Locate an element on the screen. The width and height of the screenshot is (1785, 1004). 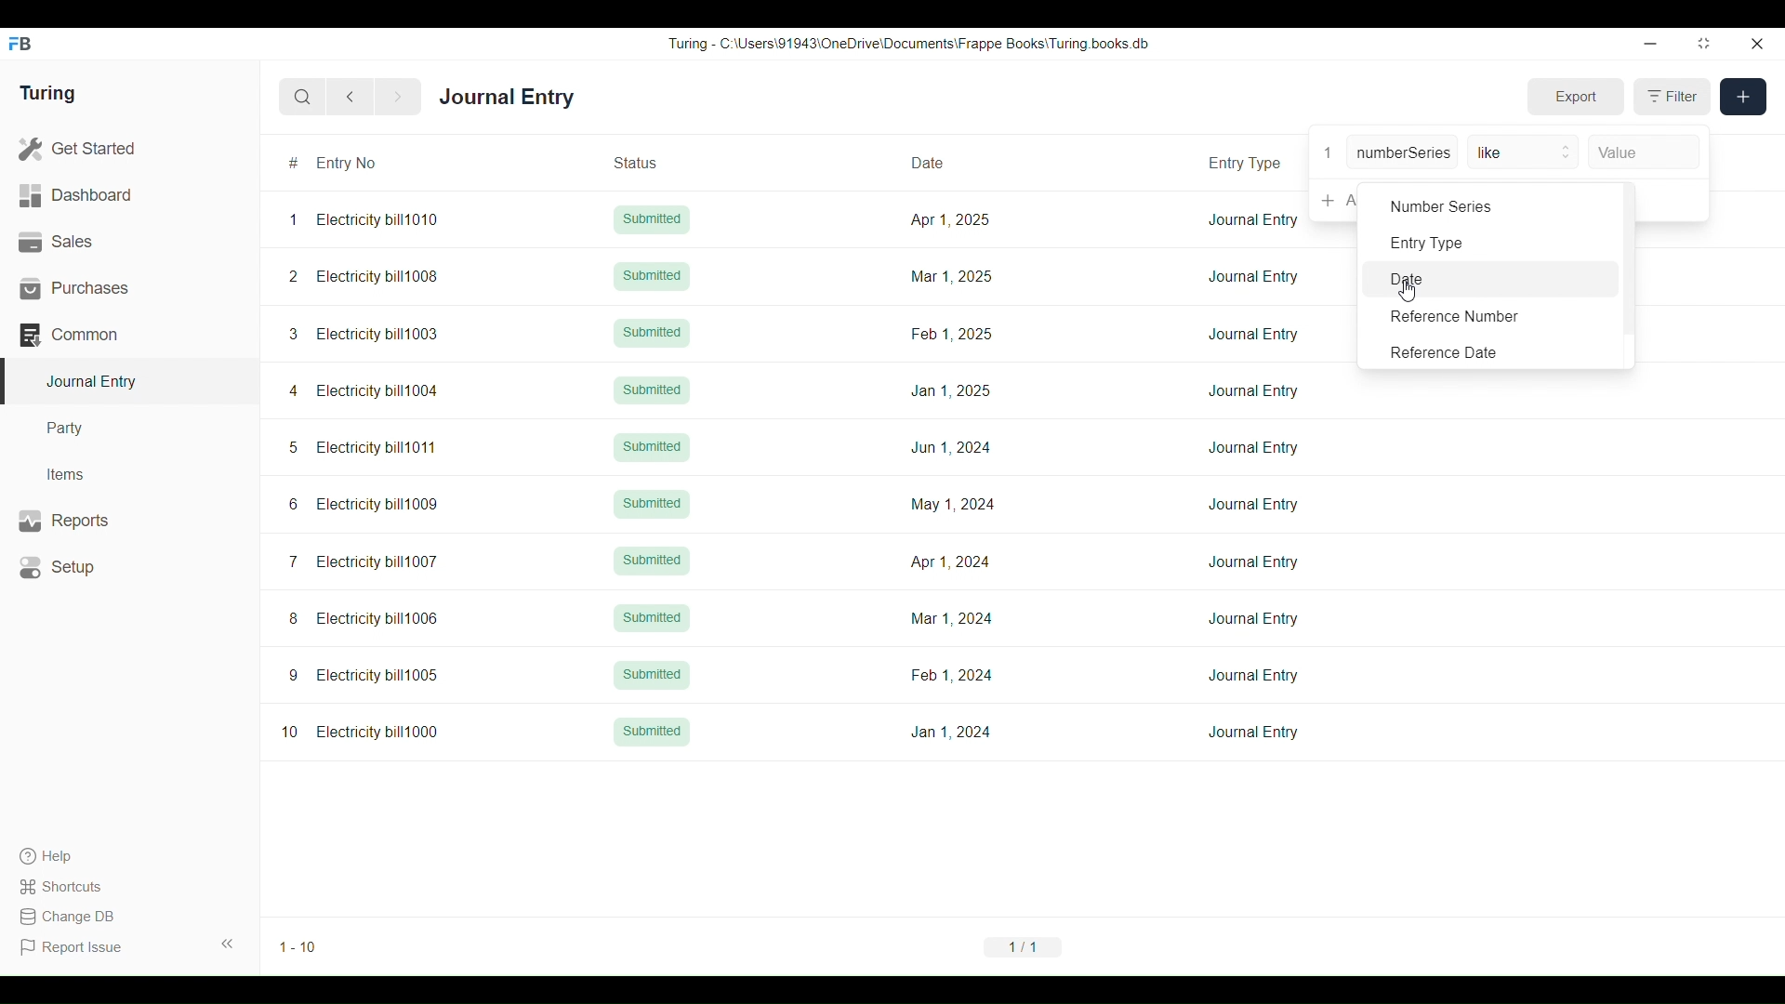
Submitted is located at coordinates (653, 731).